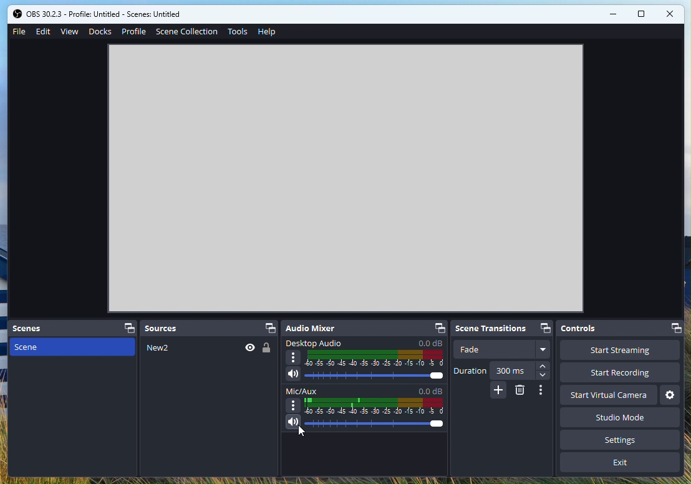  What do you see at coordinates (21, 31) in the screenshot?
I see `File` at bounding box center [21, 31].